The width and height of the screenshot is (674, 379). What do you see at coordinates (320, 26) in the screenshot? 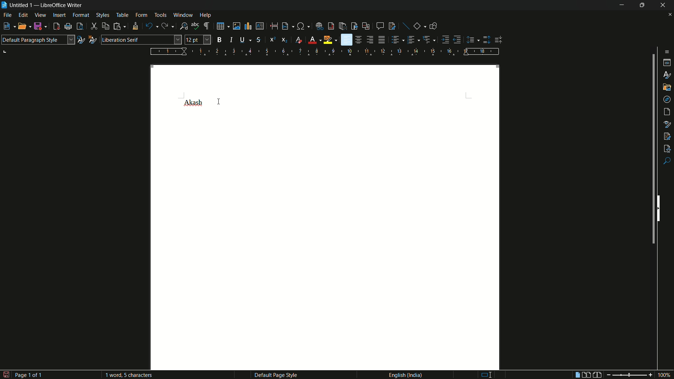
I see `insert hyperlink` at bounding box center [320, 26].